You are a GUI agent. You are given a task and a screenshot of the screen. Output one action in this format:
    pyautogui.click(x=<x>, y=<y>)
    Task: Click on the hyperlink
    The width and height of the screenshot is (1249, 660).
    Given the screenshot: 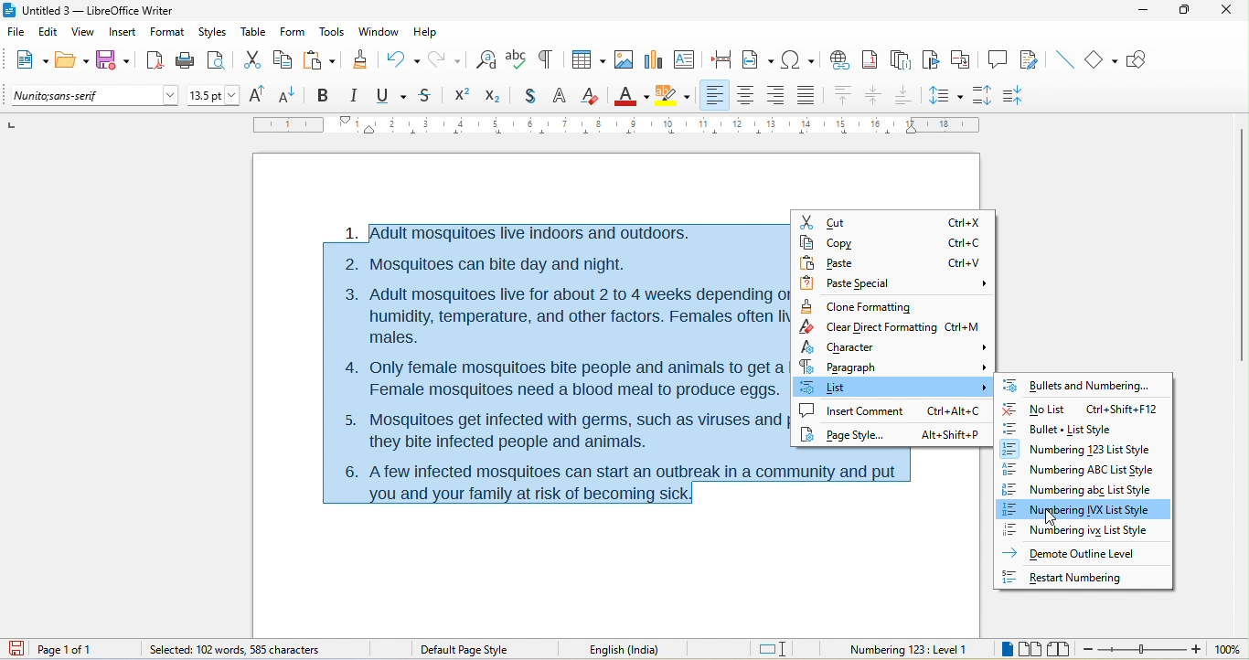 What is the action you would take?
    pyautogui.click(x=842, y=59)
    